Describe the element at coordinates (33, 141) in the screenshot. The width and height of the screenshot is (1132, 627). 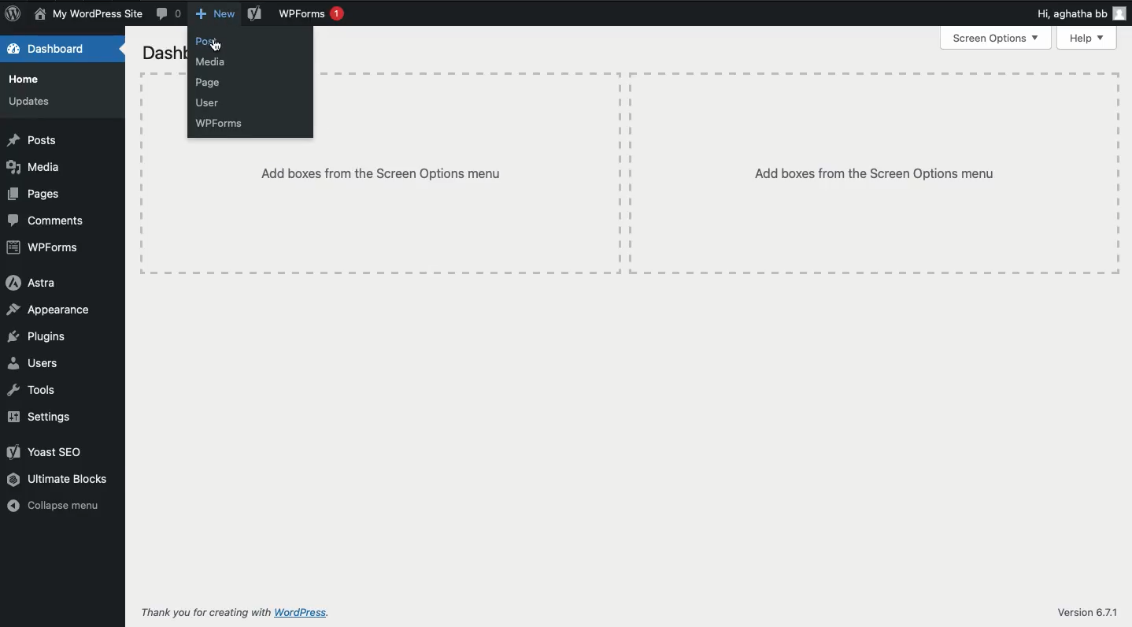
I see `Posts` at that location.